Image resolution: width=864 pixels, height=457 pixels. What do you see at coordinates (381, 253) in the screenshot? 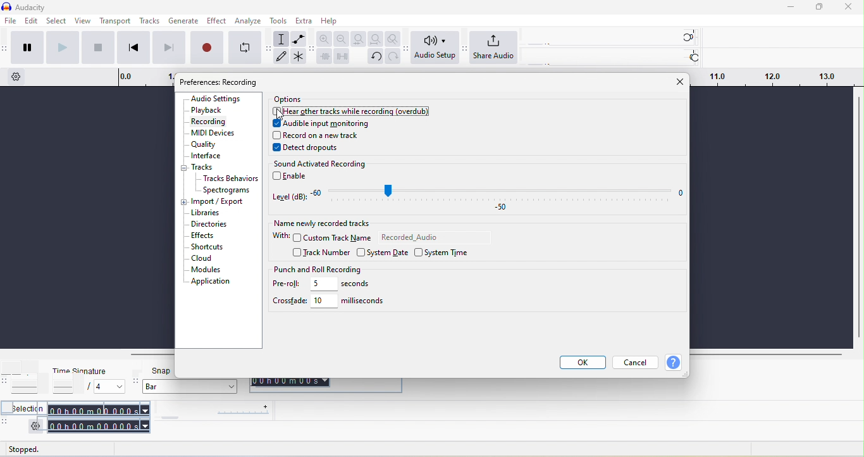
I see `system date` at bounding box center [381, 253].